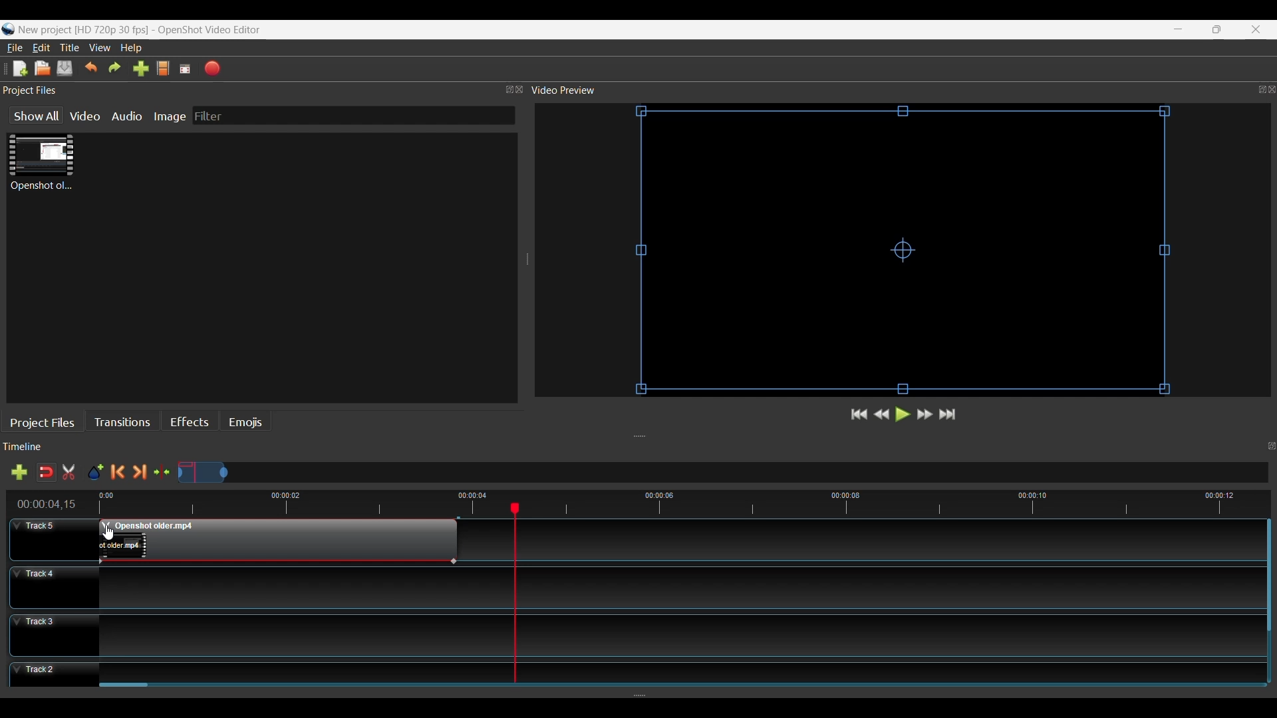  Describe the element at coordinates (66, 68) in the screenshot. I see `Save File` at that location.